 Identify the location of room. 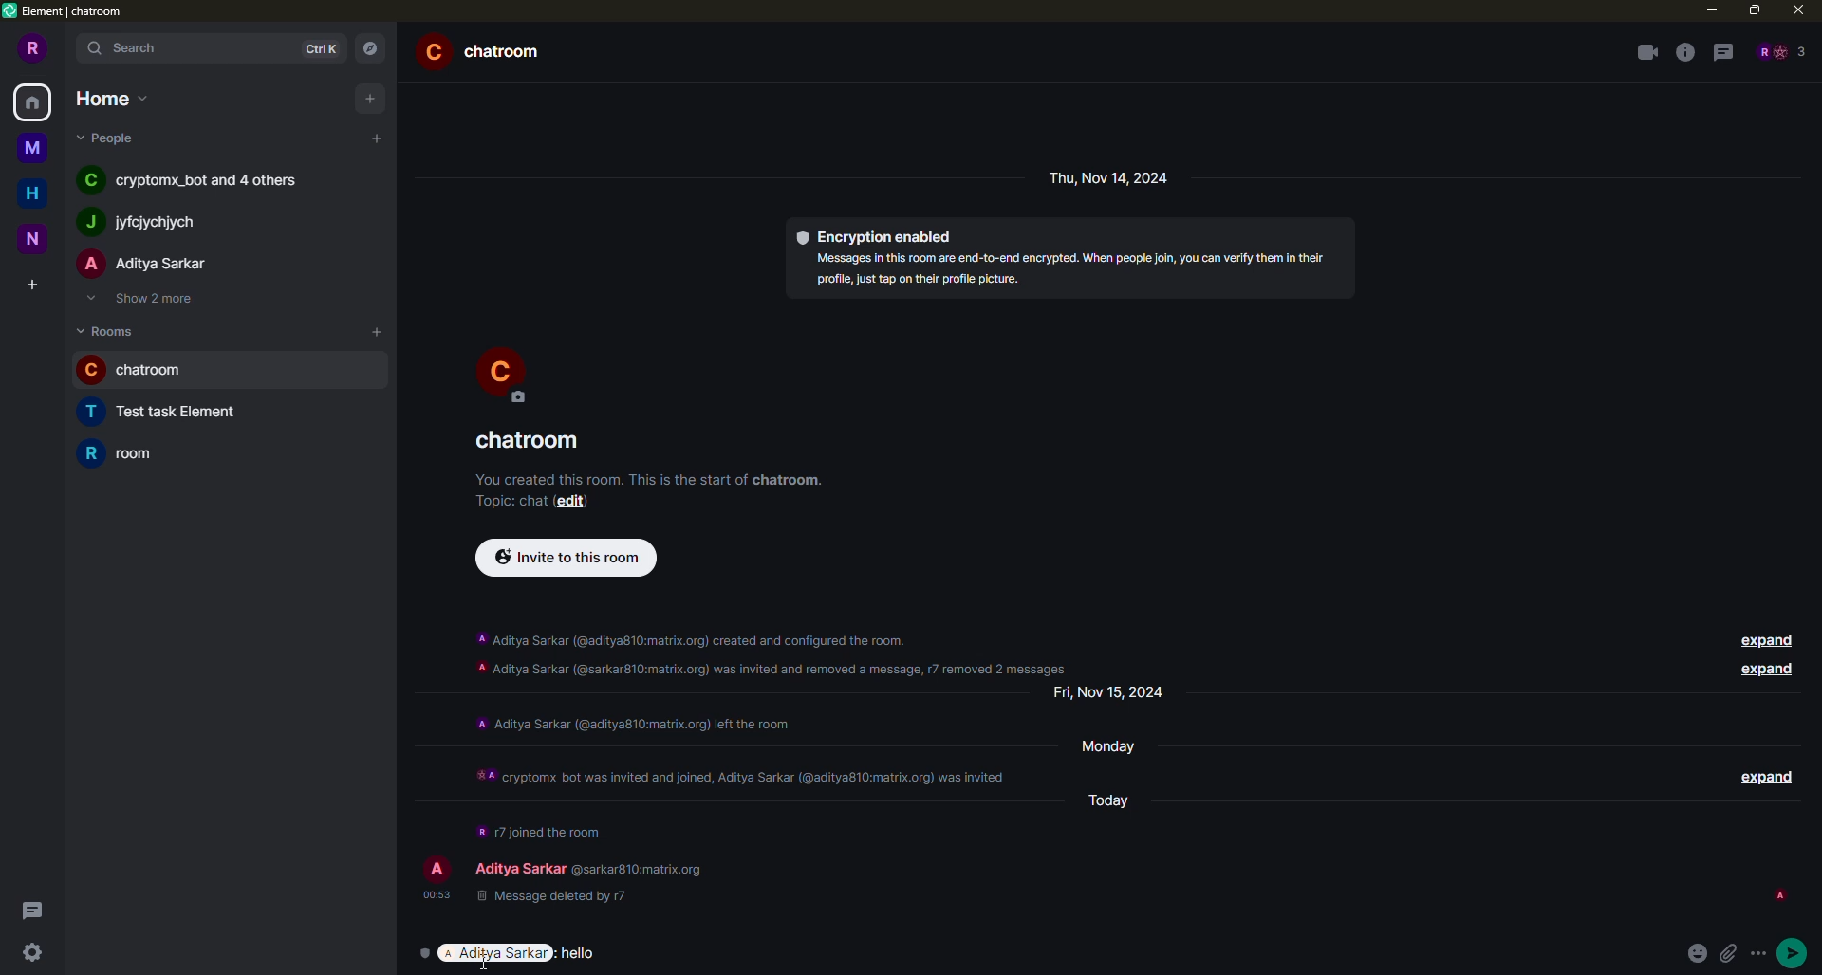
(488, 50).